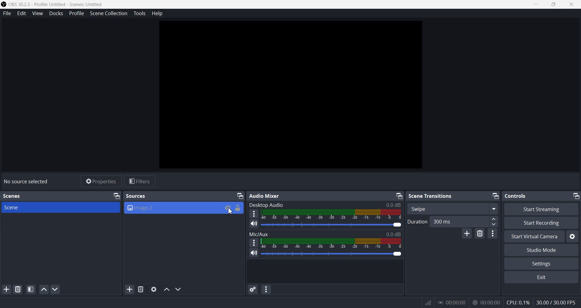 The image size is (581, 308). I want to click on File, so click(7, 13).